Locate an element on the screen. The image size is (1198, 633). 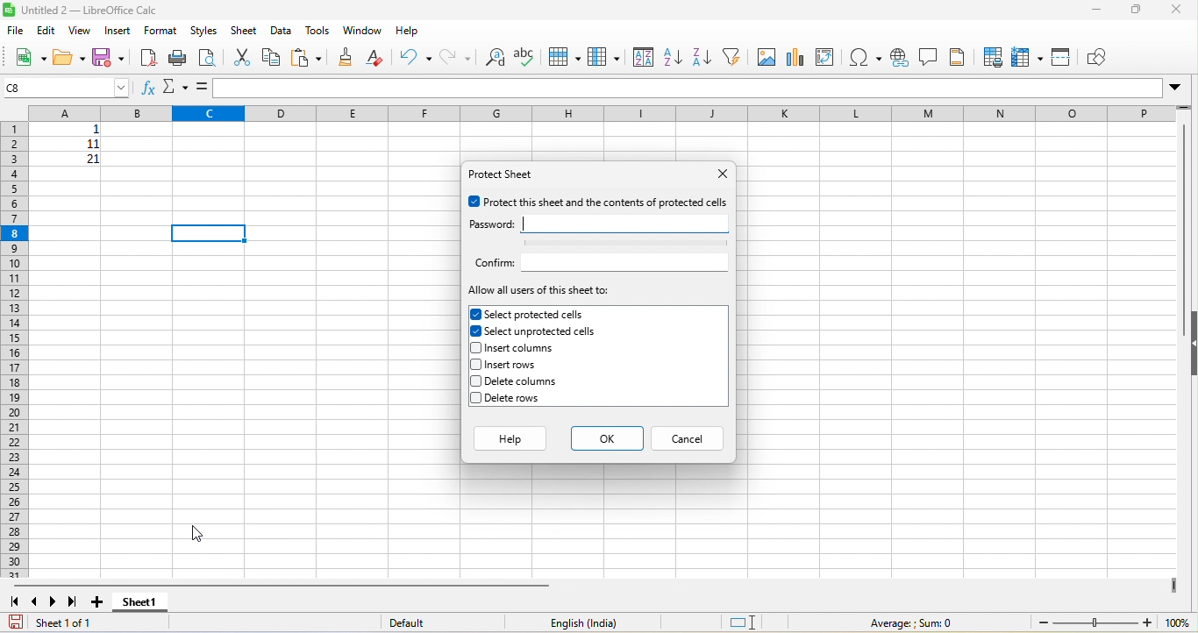
protect sheet is located at coordinates (507, 176).